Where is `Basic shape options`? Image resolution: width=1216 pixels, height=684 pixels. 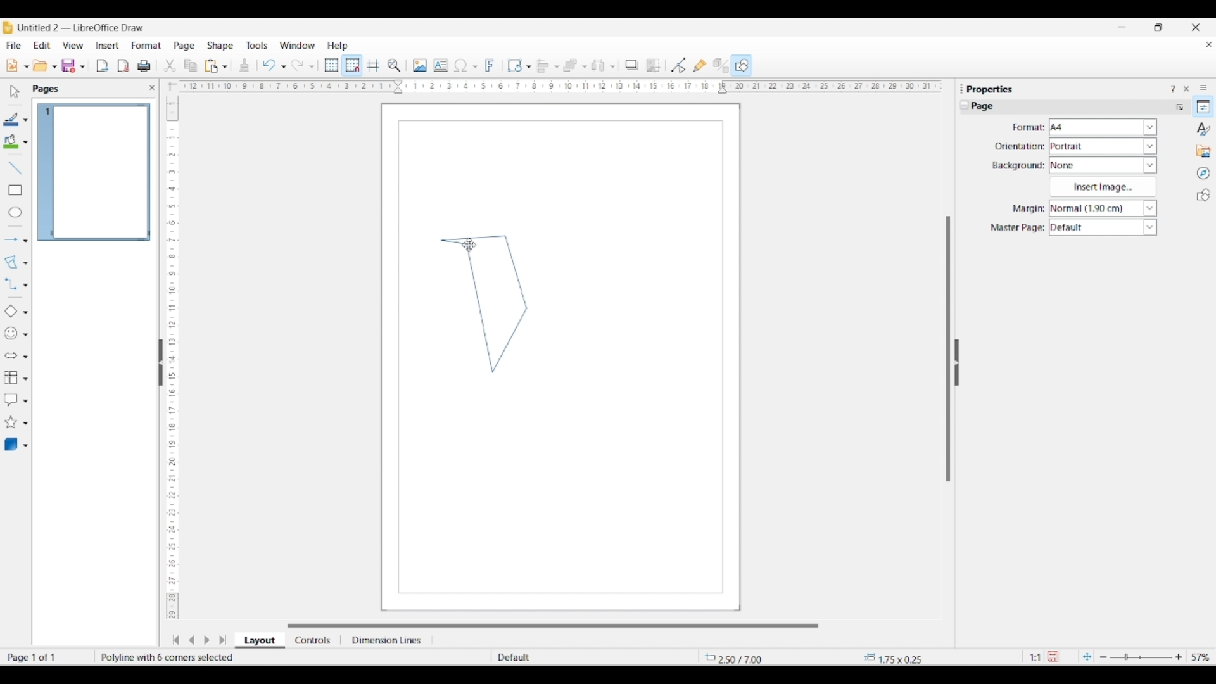 Basic shape options is located at coordinates (25, 312).